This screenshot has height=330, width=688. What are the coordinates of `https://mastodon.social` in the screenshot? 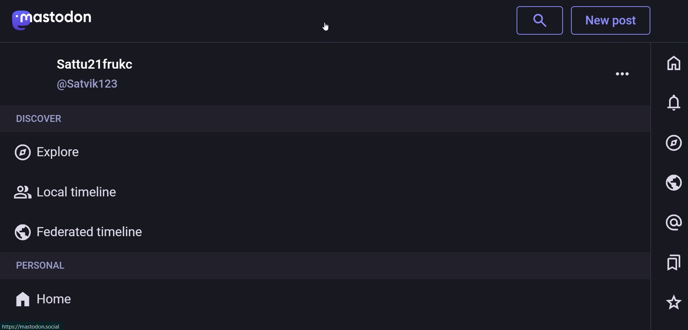 It's located at (31, 326).